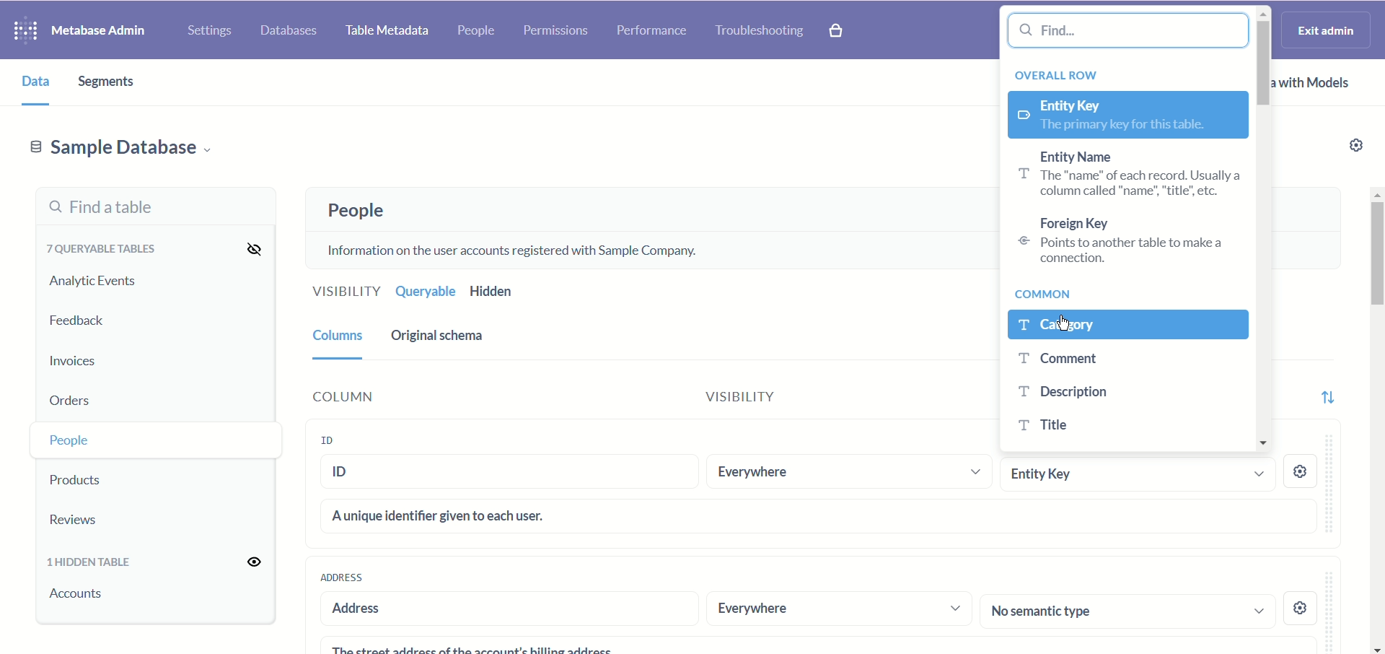  I want to click on Unhide, so click(246, 562).